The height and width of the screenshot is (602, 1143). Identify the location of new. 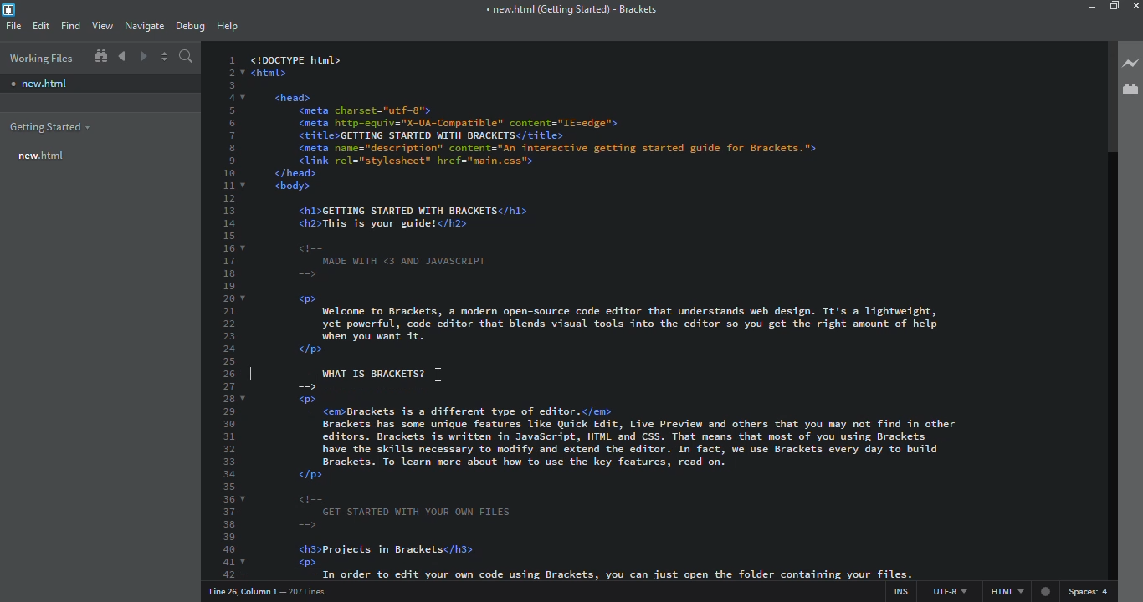
(40, 81).